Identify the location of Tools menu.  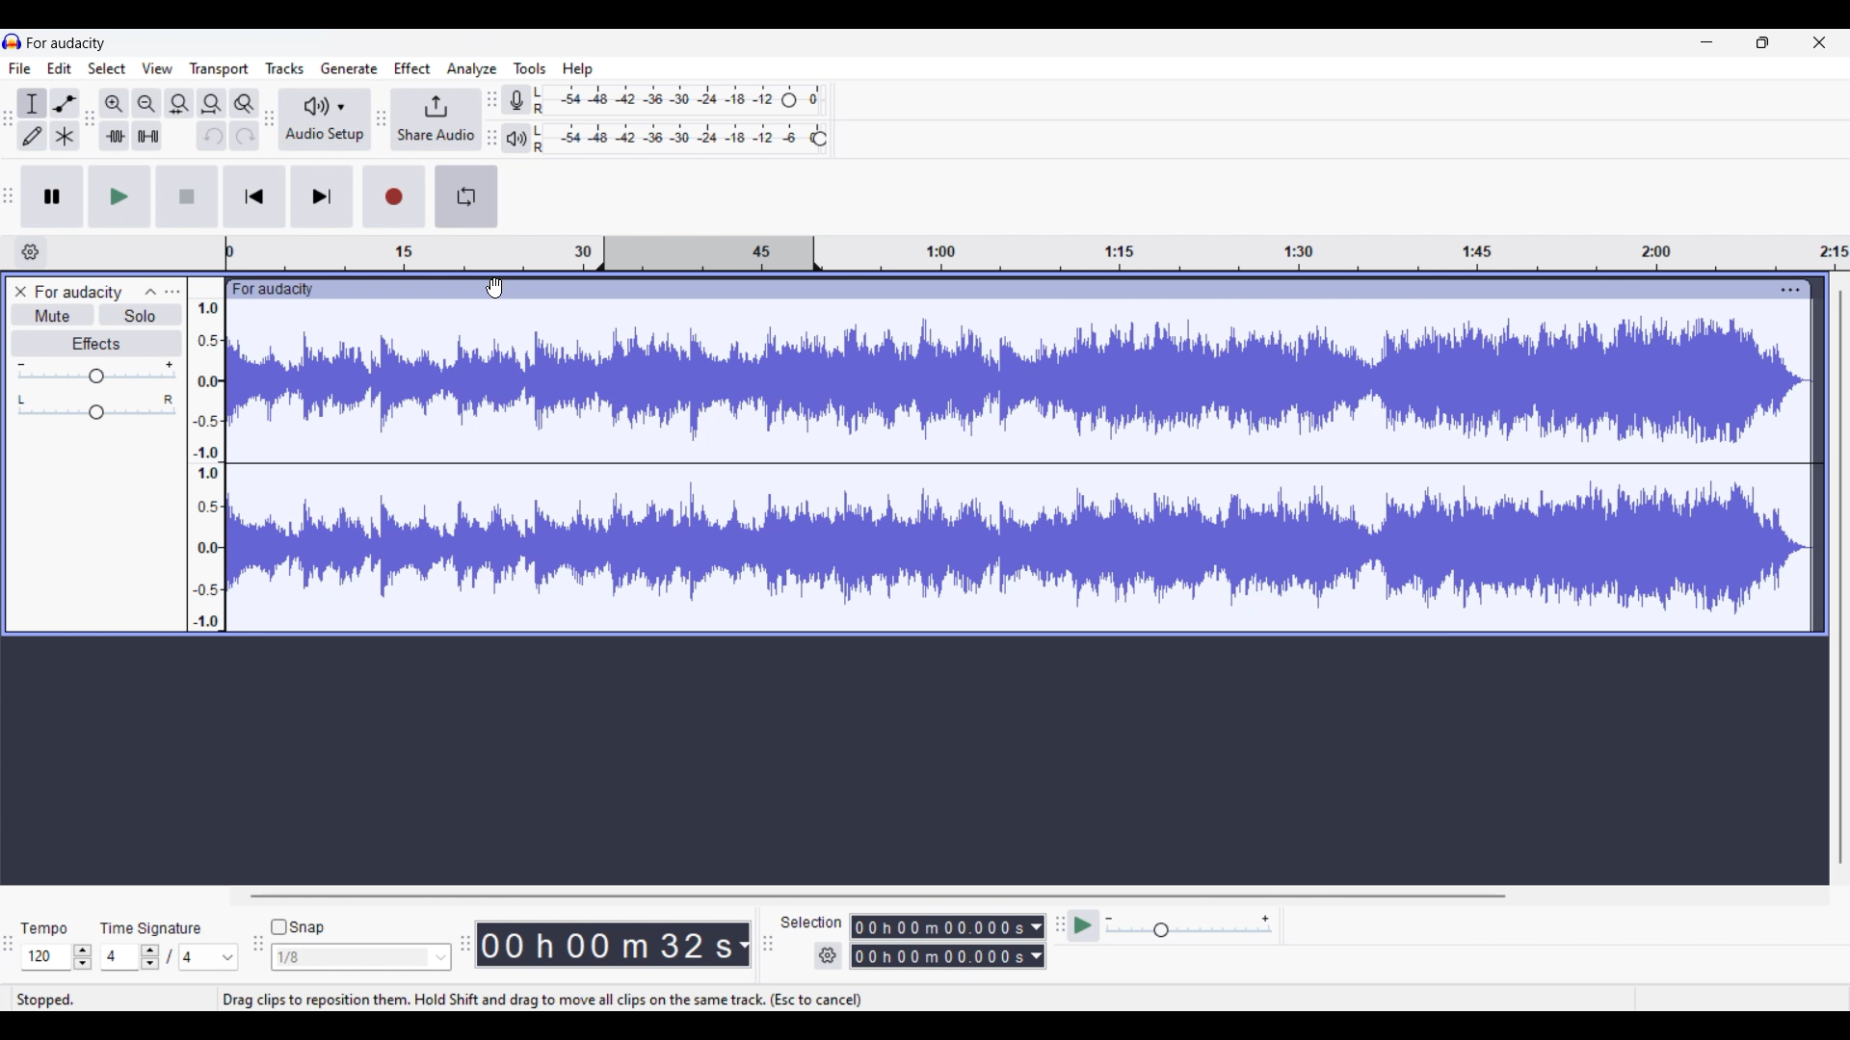
(531, 68).